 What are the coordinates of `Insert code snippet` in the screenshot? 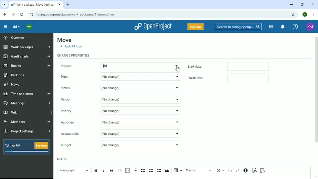 It's located at (127, 170).